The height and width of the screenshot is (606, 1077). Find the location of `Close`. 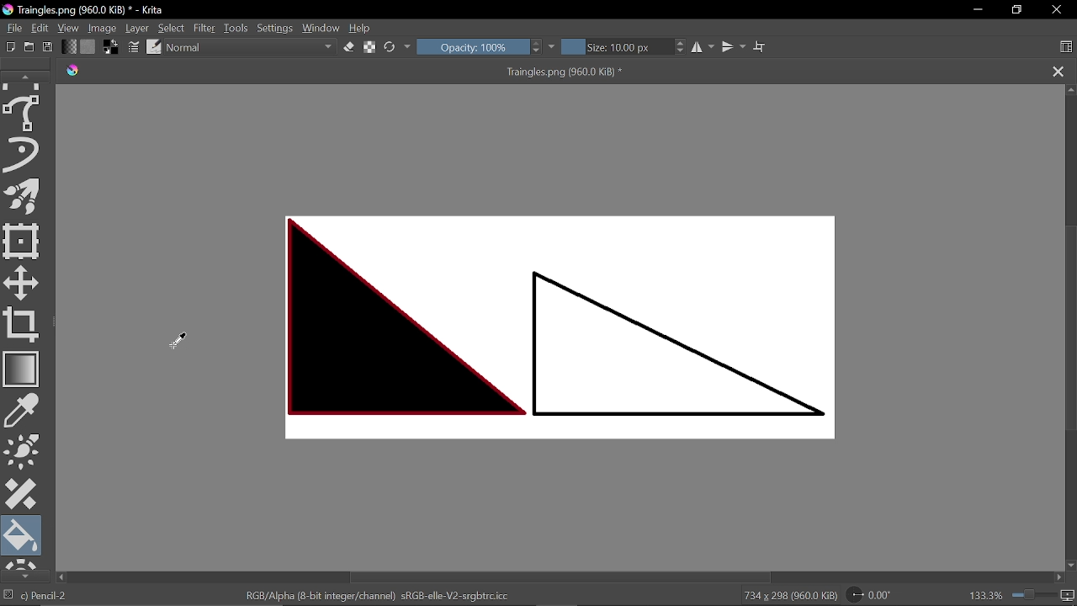

Close is located at coordinates (1056, 11).